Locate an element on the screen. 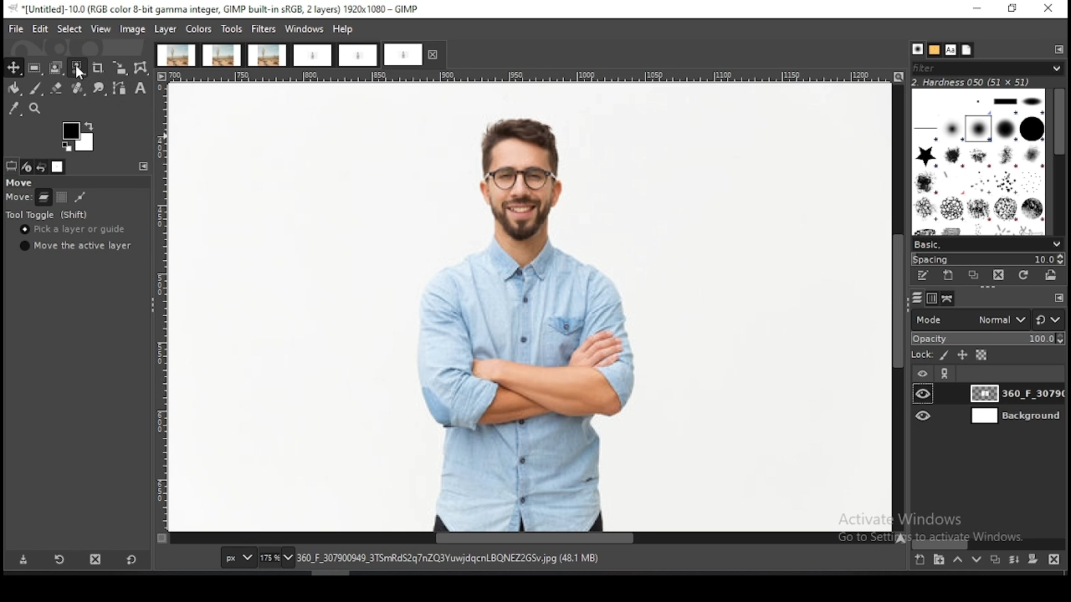 Image resolution: width=1071 pixels, height=602 pixels. images is located at coordinates (58, 167).